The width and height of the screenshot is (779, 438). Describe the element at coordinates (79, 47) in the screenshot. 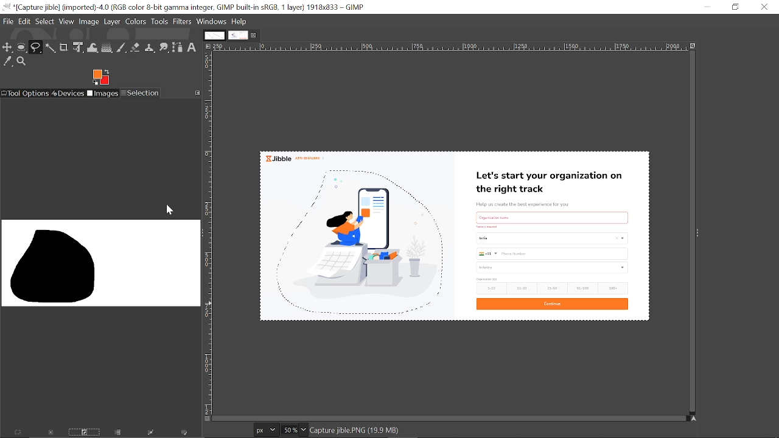

I see `Unified transform tool` at that location.